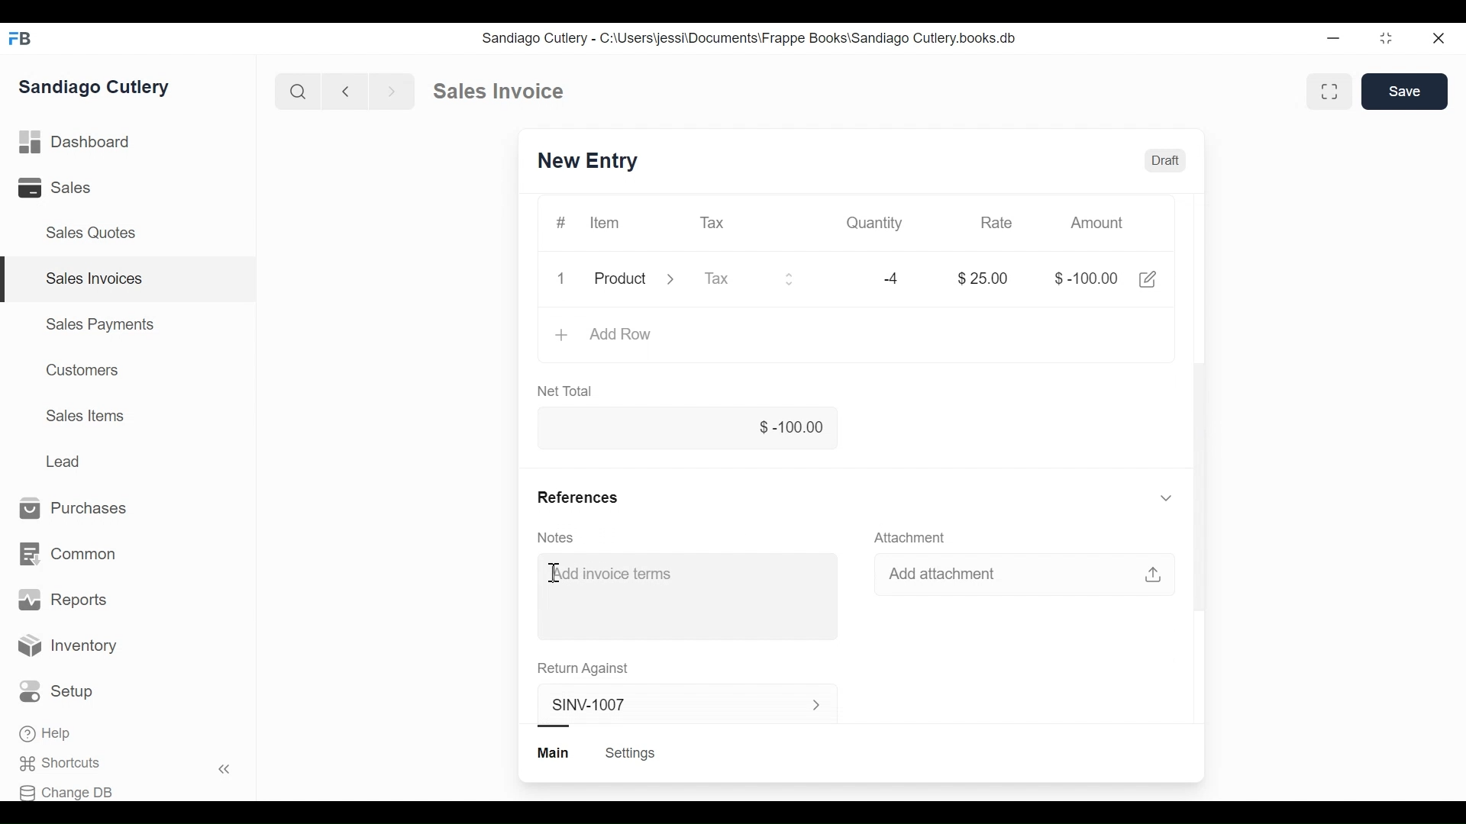 This screenshot has width=1466, height=824. Describe the element at coordinates (85, 415) in the screenshot. I see `Sales Items` at that location.